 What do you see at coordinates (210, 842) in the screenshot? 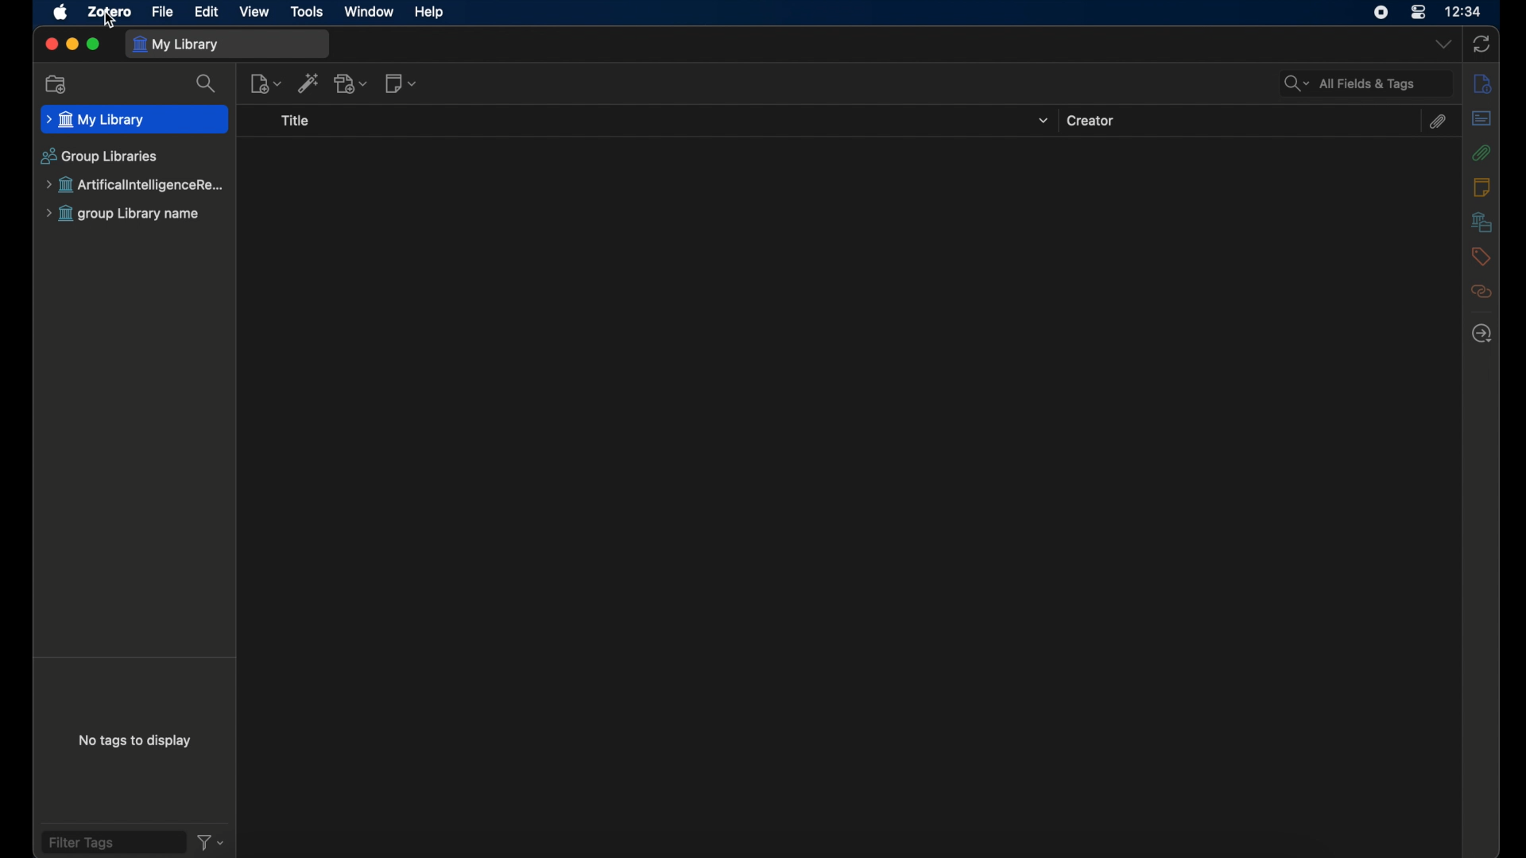
I see `filter` at bounding box center [210, 842].